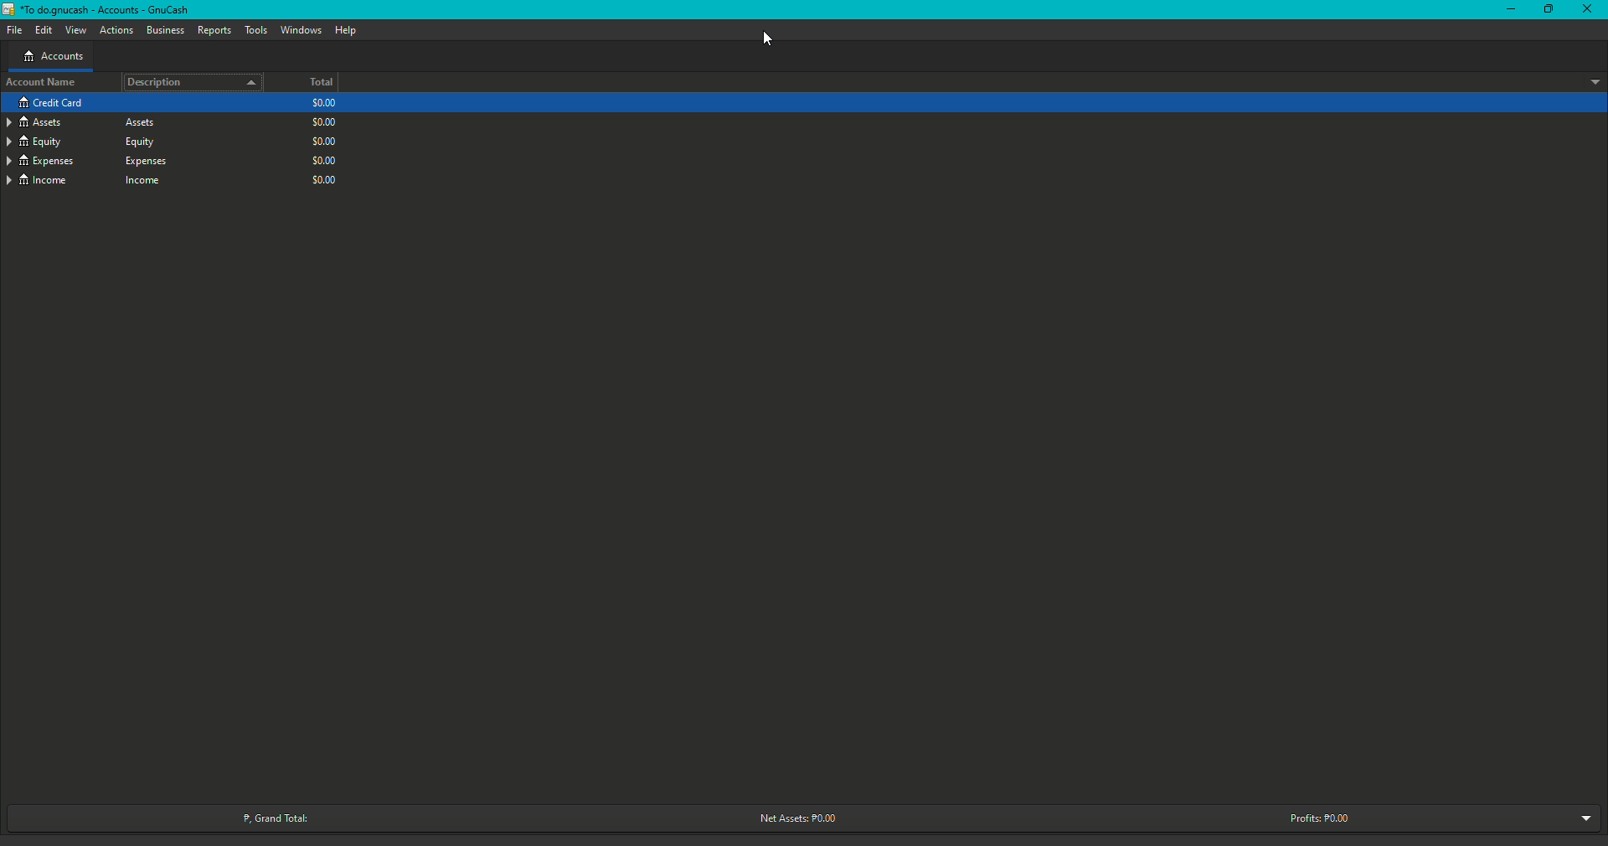  What do you see at coordinates (90, 162) in the screenshot?
I see `Expenses` at bounding box center [90, 162].